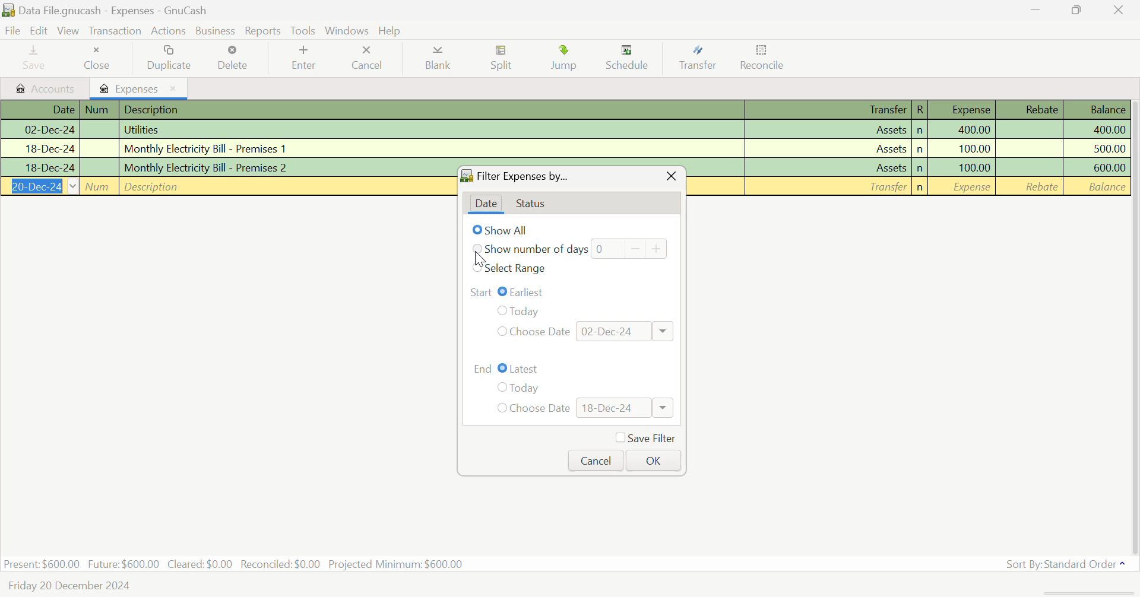 The image size is (1140, 597). Describe the element at coordinates (574, 369) in the screenshot. I see `Range End: Latest` at that location.